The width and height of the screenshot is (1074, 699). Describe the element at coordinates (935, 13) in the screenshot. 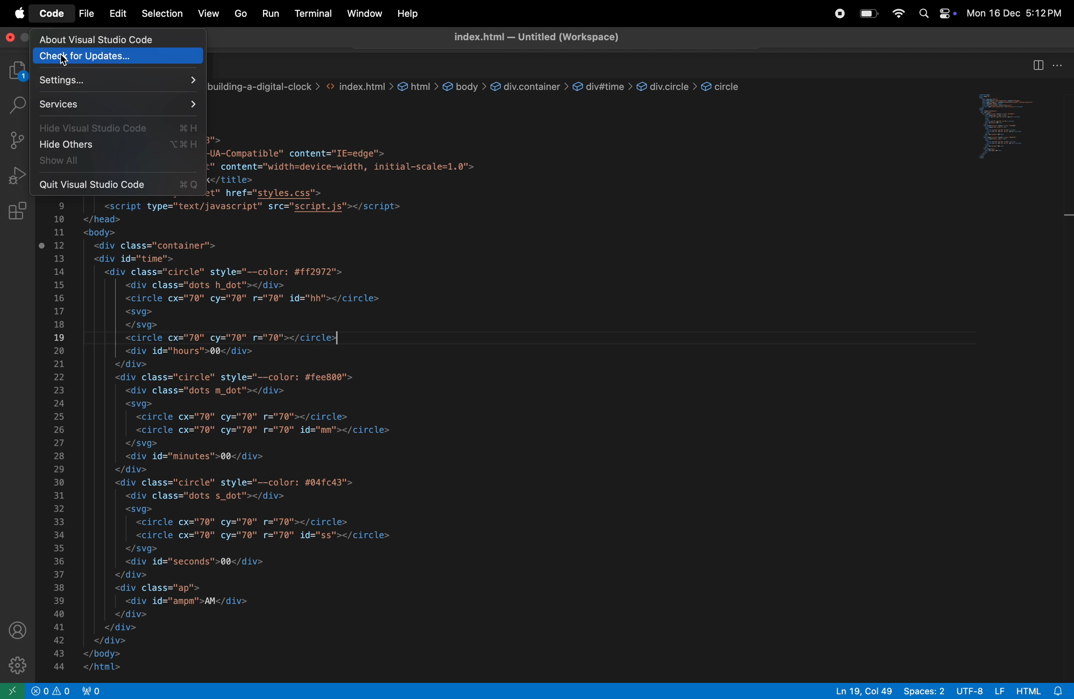

I see `apple widgets` at that location.